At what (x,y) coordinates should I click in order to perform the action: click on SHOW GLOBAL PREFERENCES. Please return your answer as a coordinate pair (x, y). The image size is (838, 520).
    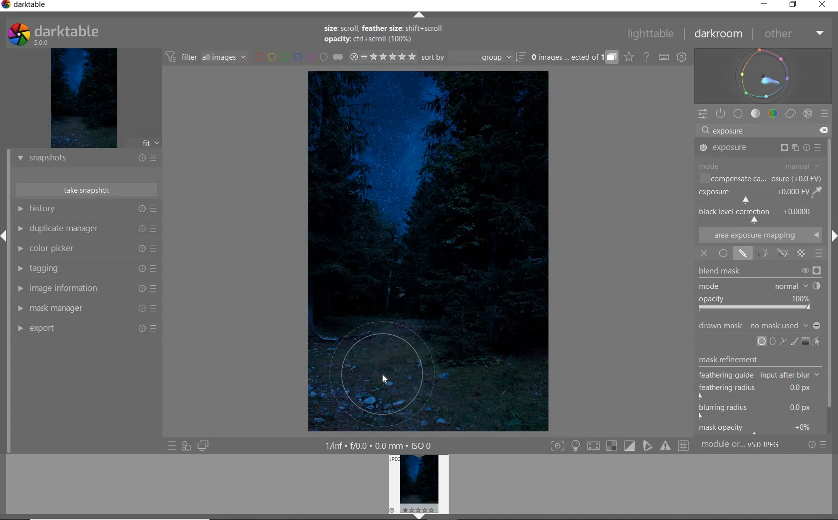
    Looking at the image, I should click on (681, 57).